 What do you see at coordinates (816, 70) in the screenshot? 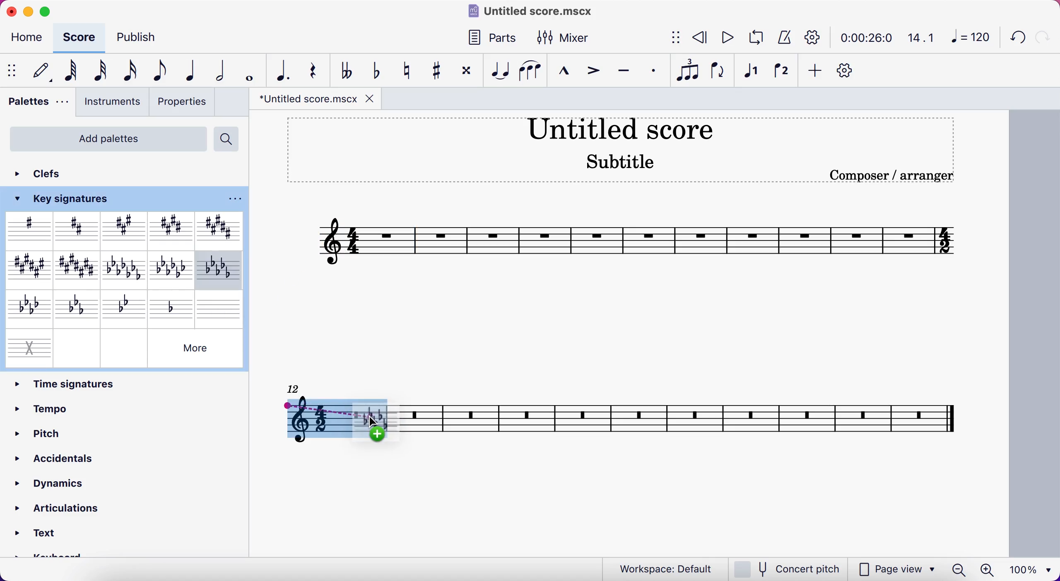
I see `add` at bounding box center [816, 70].